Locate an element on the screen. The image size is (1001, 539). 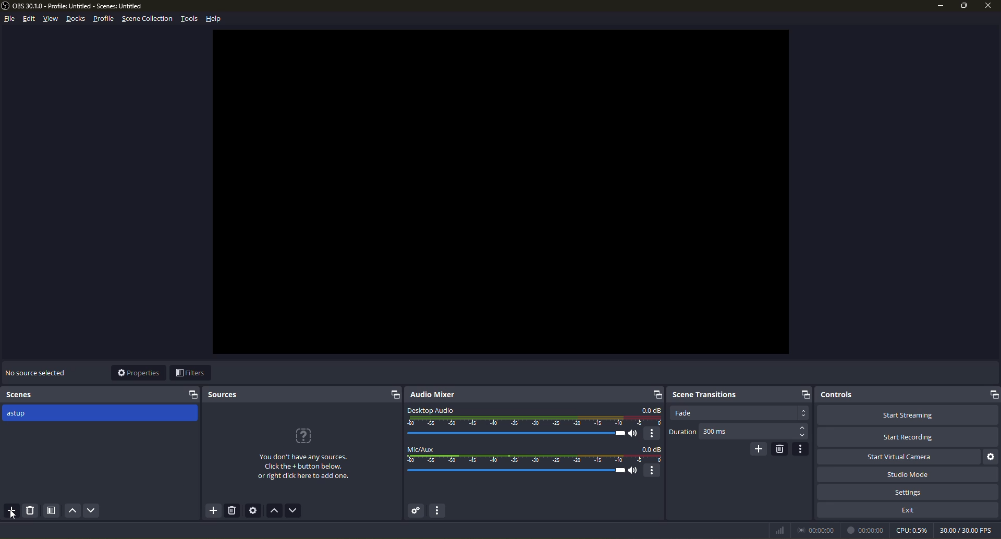
mute is located at coordinates (634, 470).